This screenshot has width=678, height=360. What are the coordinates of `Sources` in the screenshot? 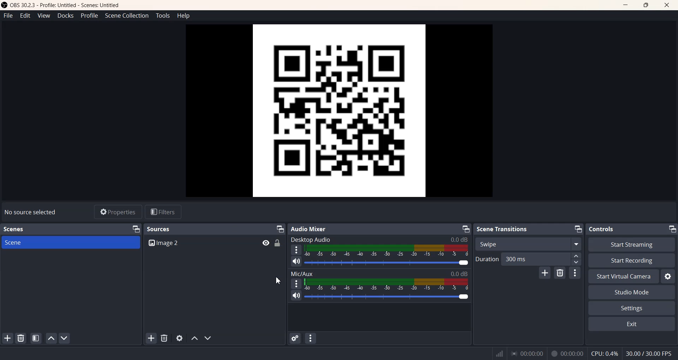 It's located at (160, 229).